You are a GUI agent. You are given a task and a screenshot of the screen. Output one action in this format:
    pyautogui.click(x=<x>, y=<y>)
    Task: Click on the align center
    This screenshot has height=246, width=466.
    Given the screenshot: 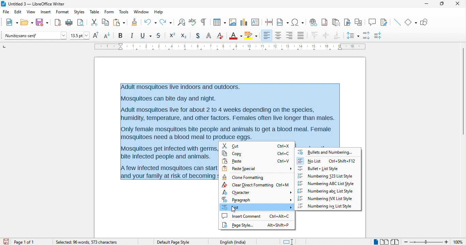 What is the action you would take?
    pyautogui.click(x=278, y=36)
    